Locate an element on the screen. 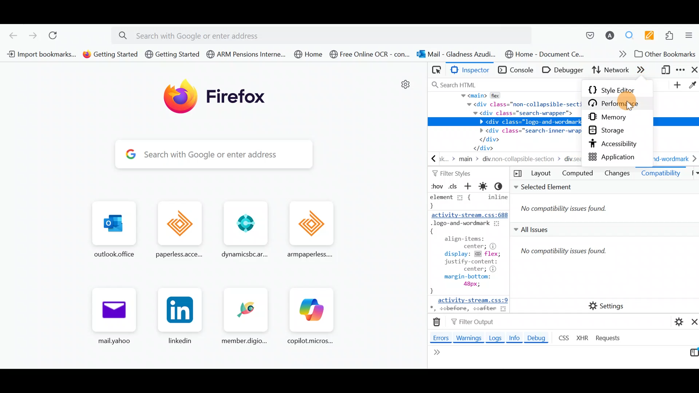 This screenshot has height=393, width=699. Application is located at coordinates (616, 156).